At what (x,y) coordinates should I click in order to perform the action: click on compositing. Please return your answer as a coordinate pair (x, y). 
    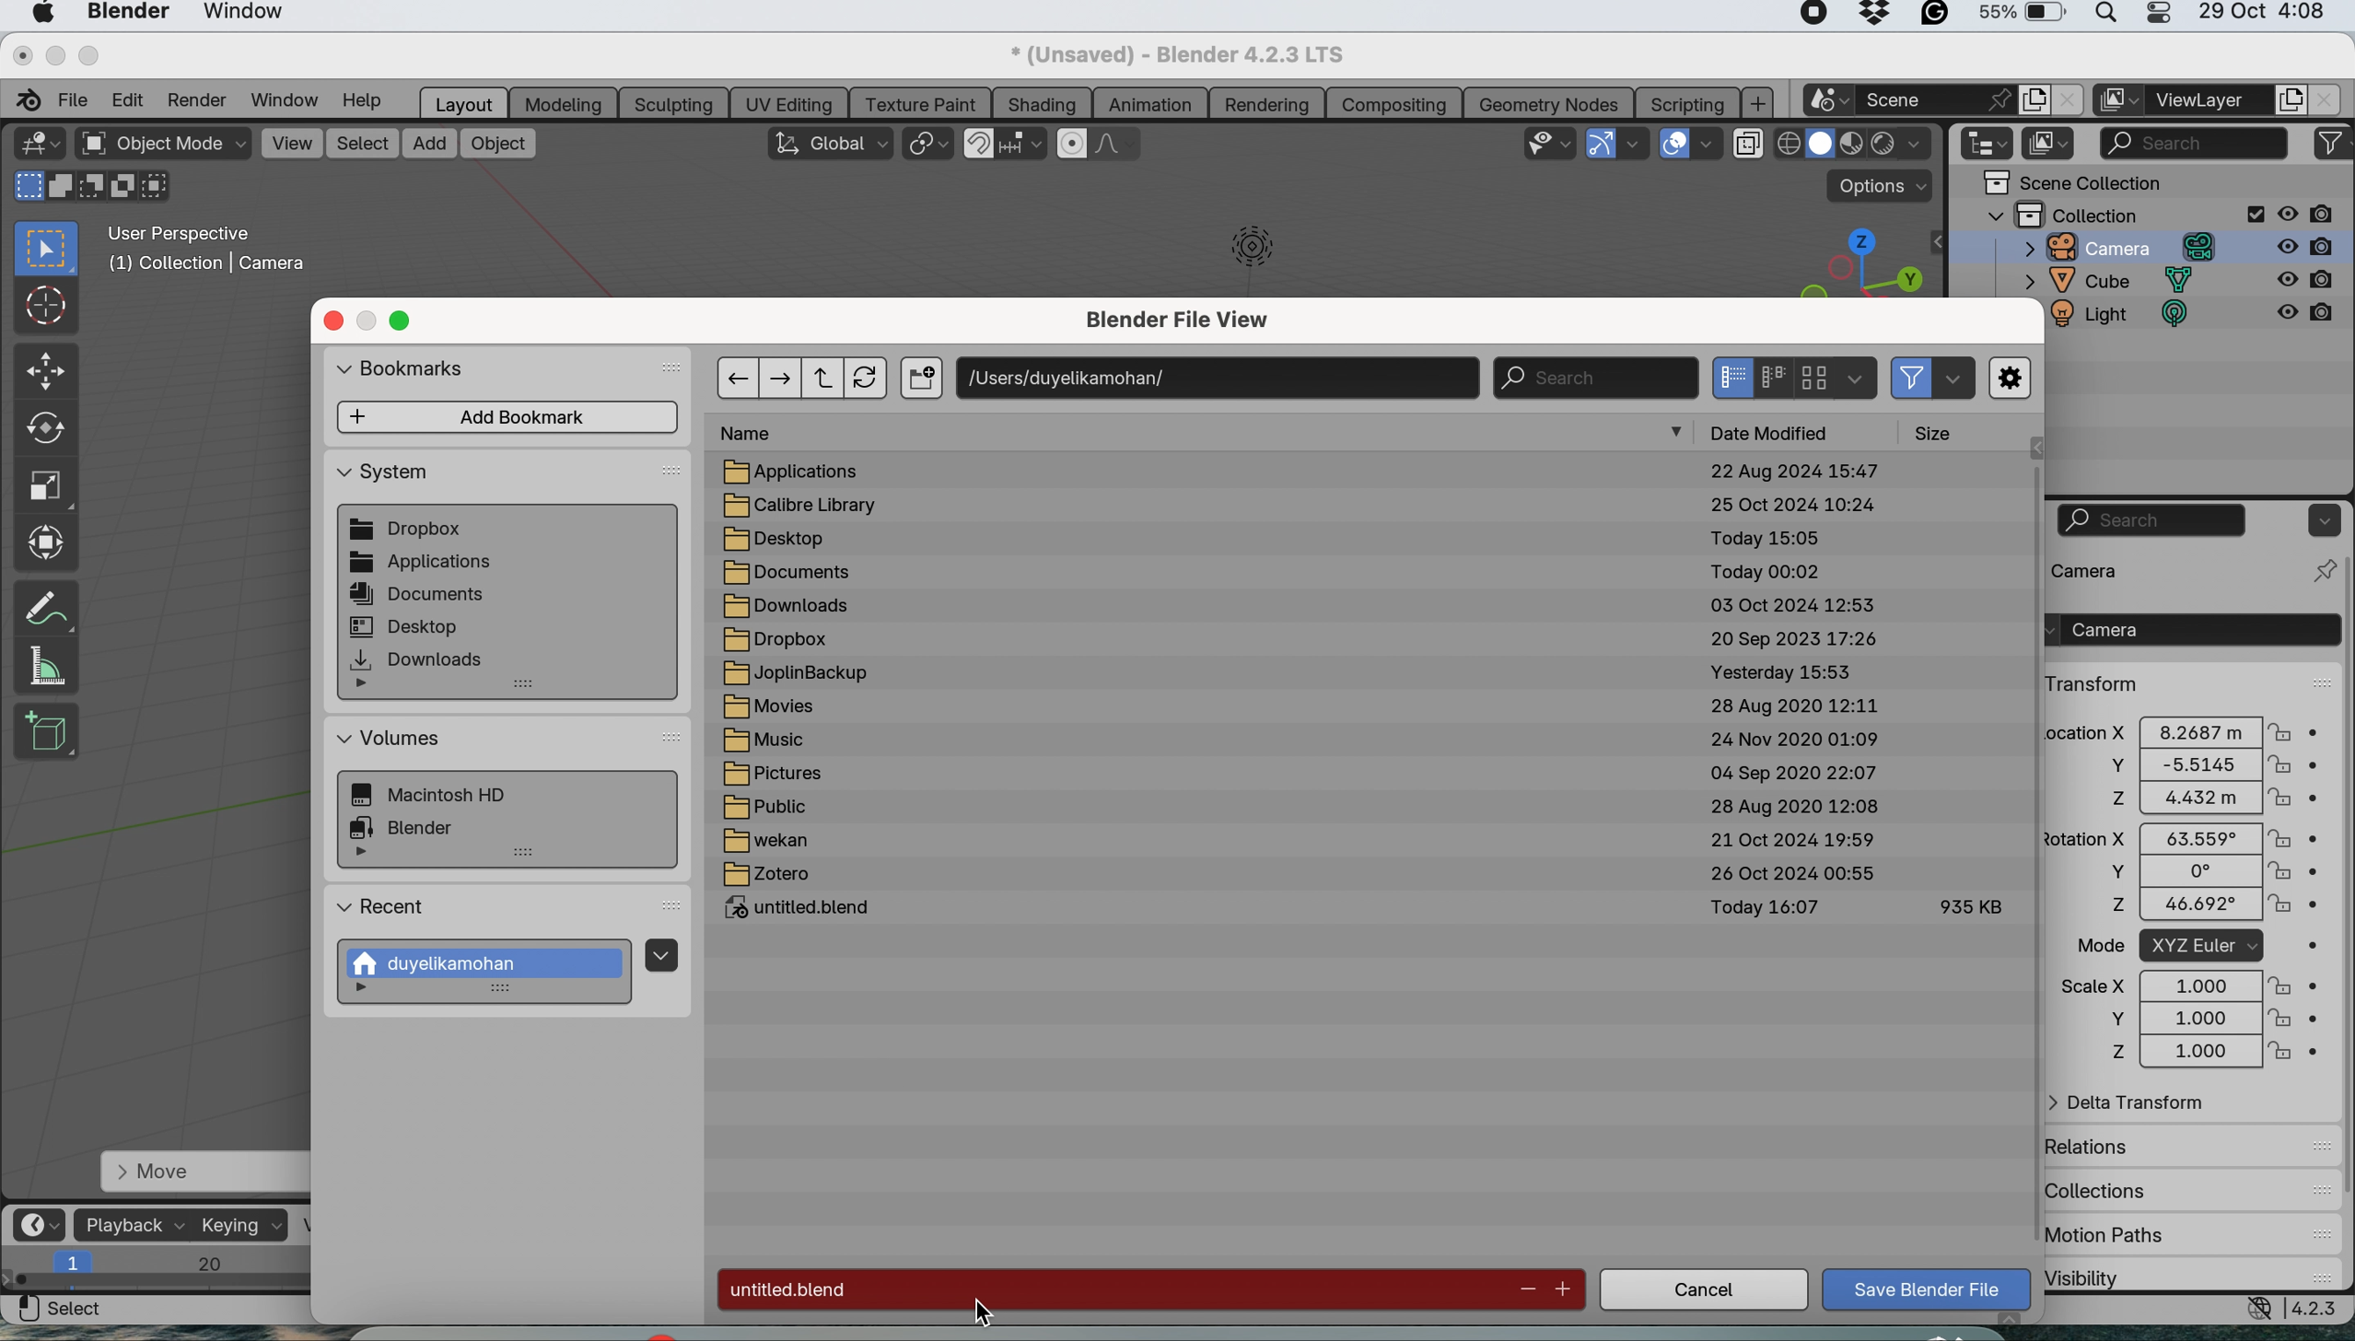
    Looking at the image, I should click on (1394, 102).